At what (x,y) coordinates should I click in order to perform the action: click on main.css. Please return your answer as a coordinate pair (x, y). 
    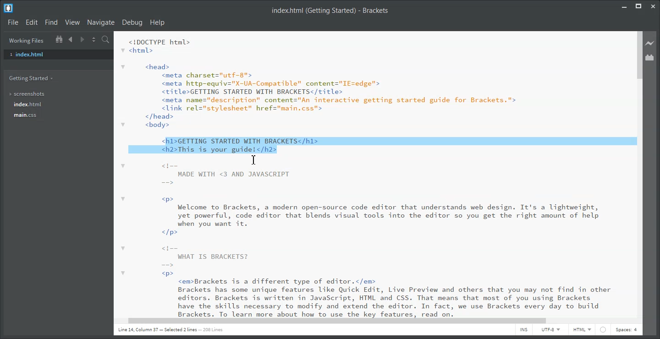
    Looking at the image, I should click on (27, 115).